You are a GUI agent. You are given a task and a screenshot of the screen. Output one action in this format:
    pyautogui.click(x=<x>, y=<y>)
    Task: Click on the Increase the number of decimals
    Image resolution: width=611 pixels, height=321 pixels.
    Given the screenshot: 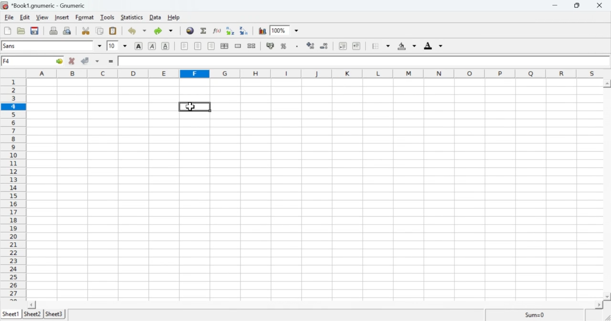 What is the action you would take?
    pyautogui.click(x=310, y=45)
    